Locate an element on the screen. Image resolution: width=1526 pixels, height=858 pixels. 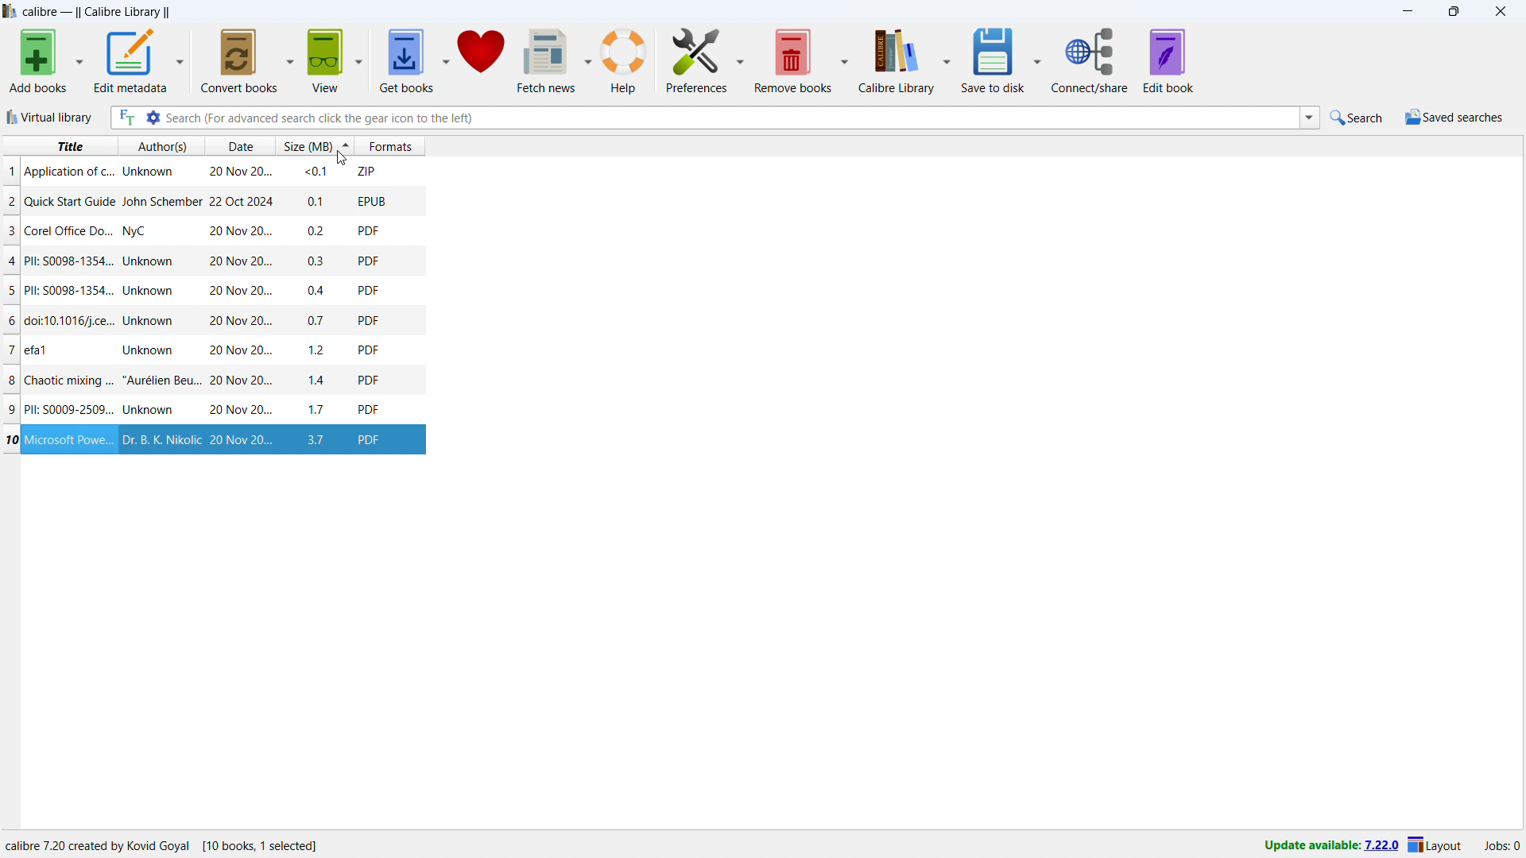
convert books options is located at coordinates (291, 60).